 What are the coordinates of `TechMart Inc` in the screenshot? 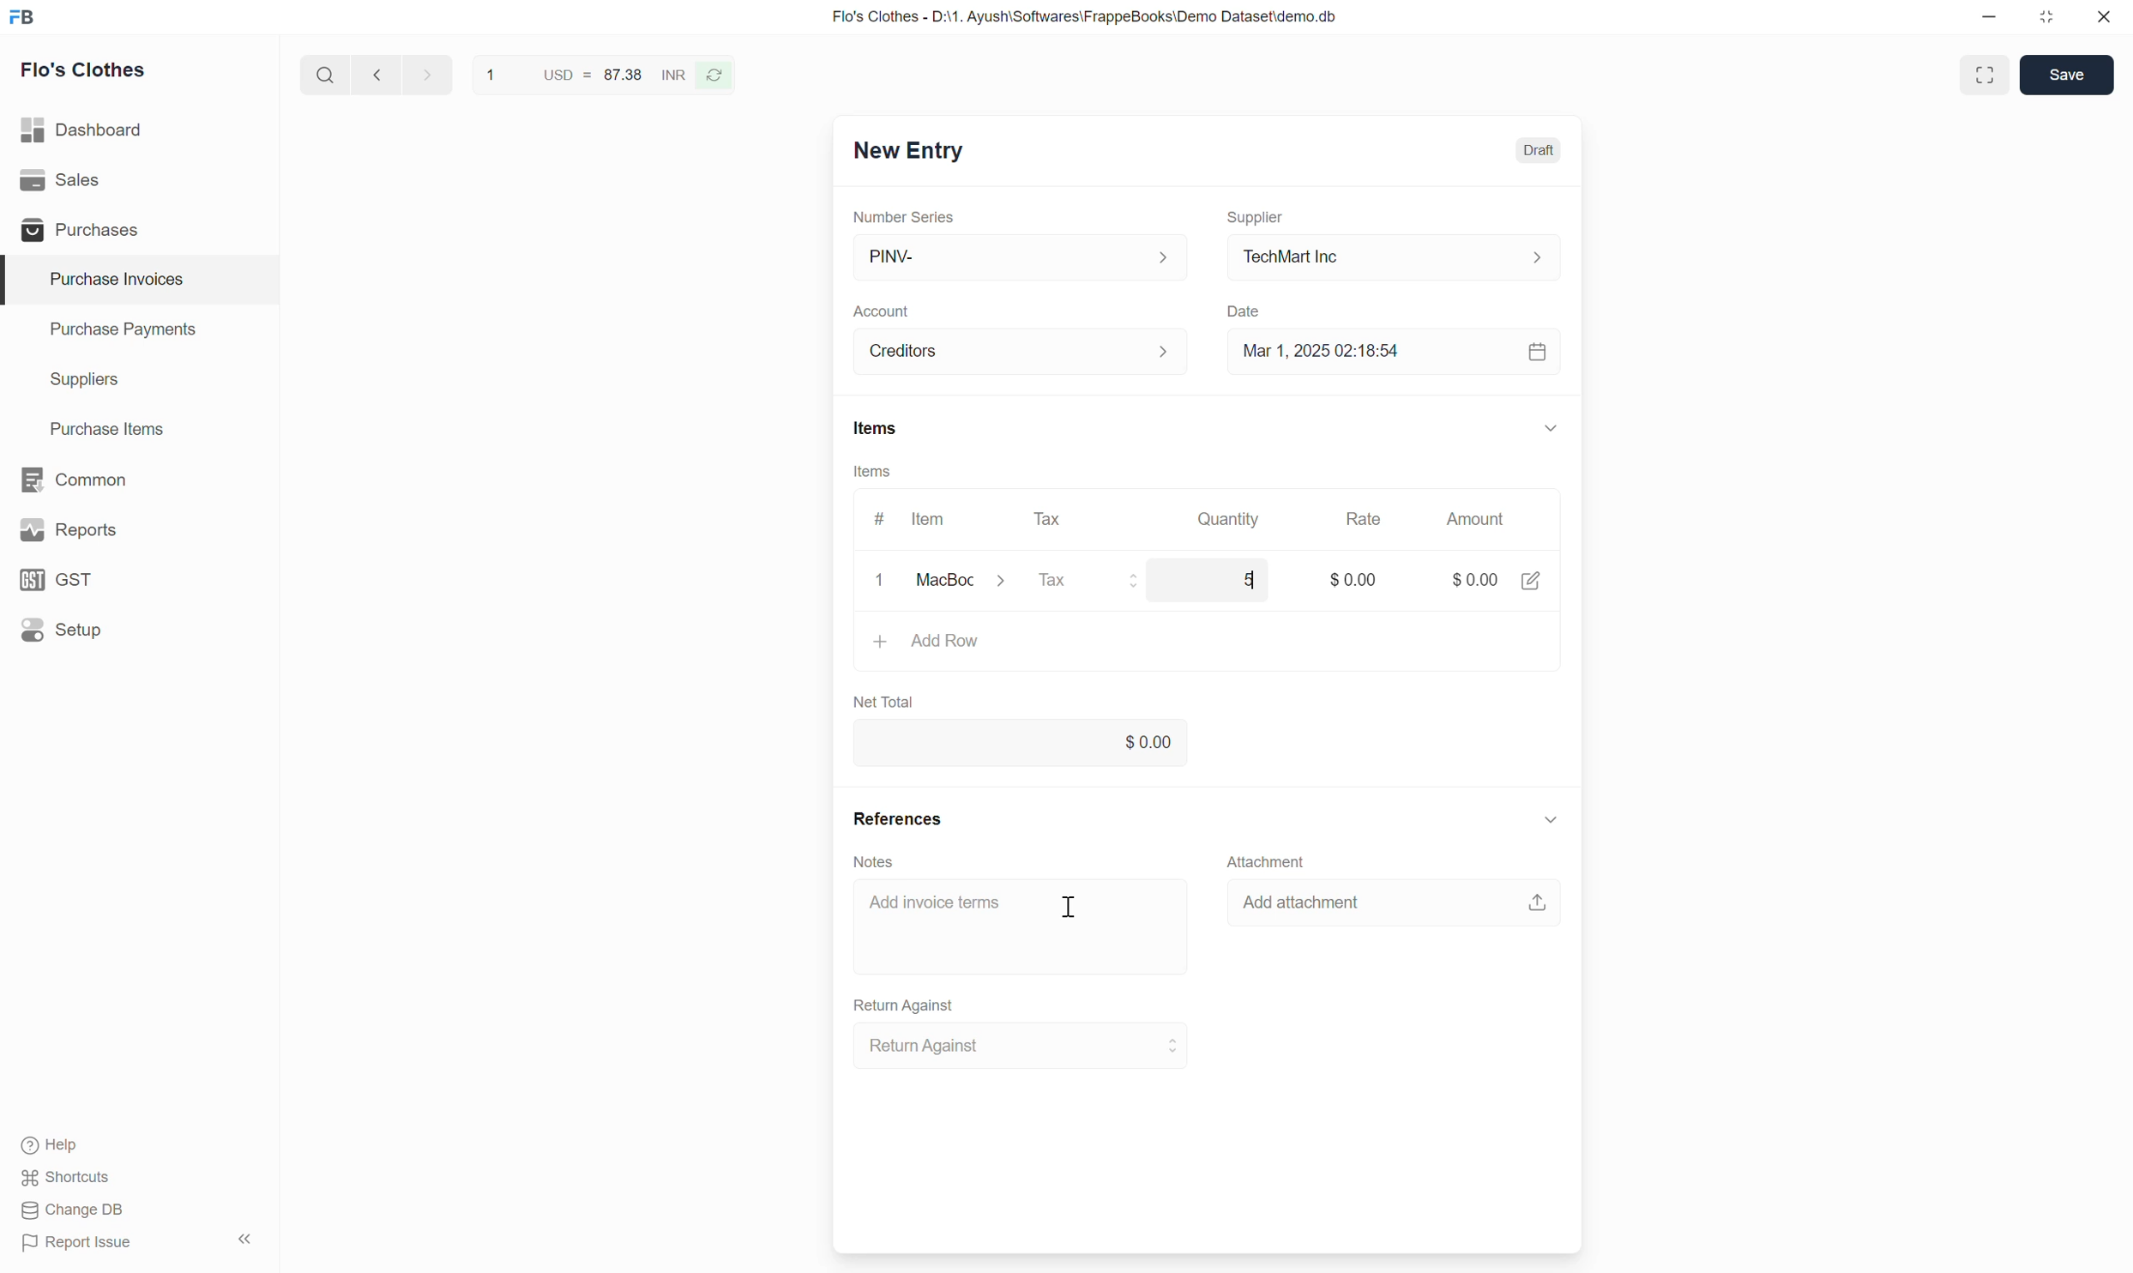 It's located at (1395, 258).